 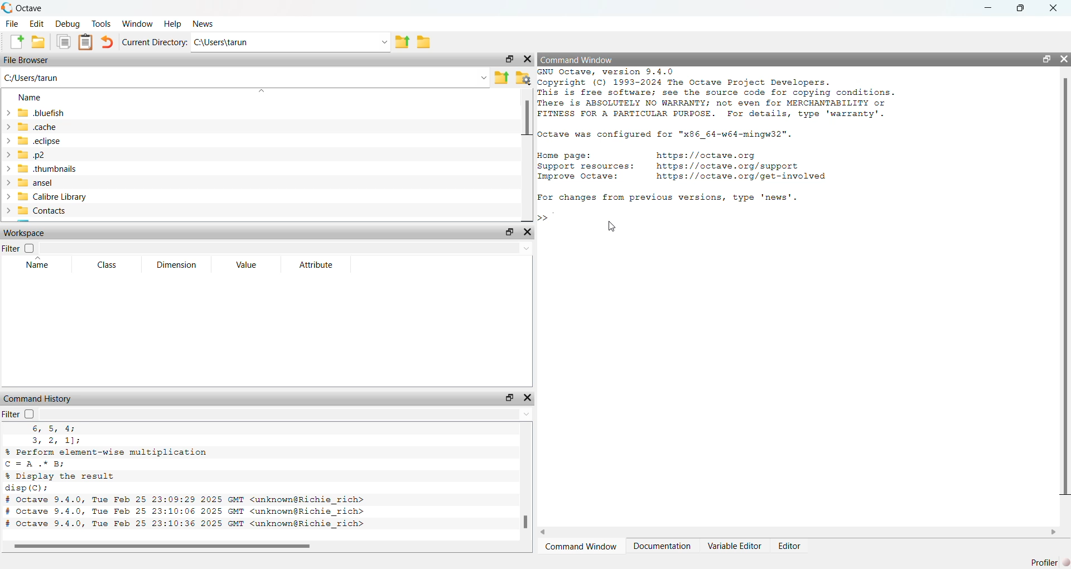 I want to click on Class, so click(x=108, y=264).